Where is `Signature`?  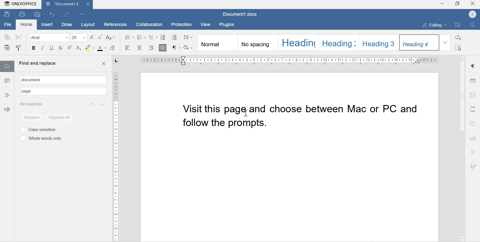 Signature is located at coordinates (473, 166).